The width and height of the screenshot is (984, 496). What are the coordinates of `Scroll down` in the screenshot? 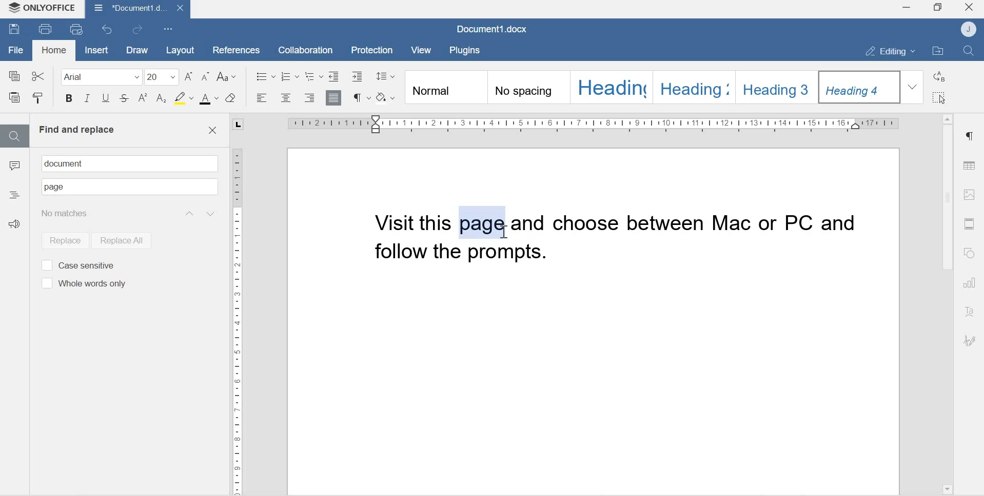 It's located at (947, 488).